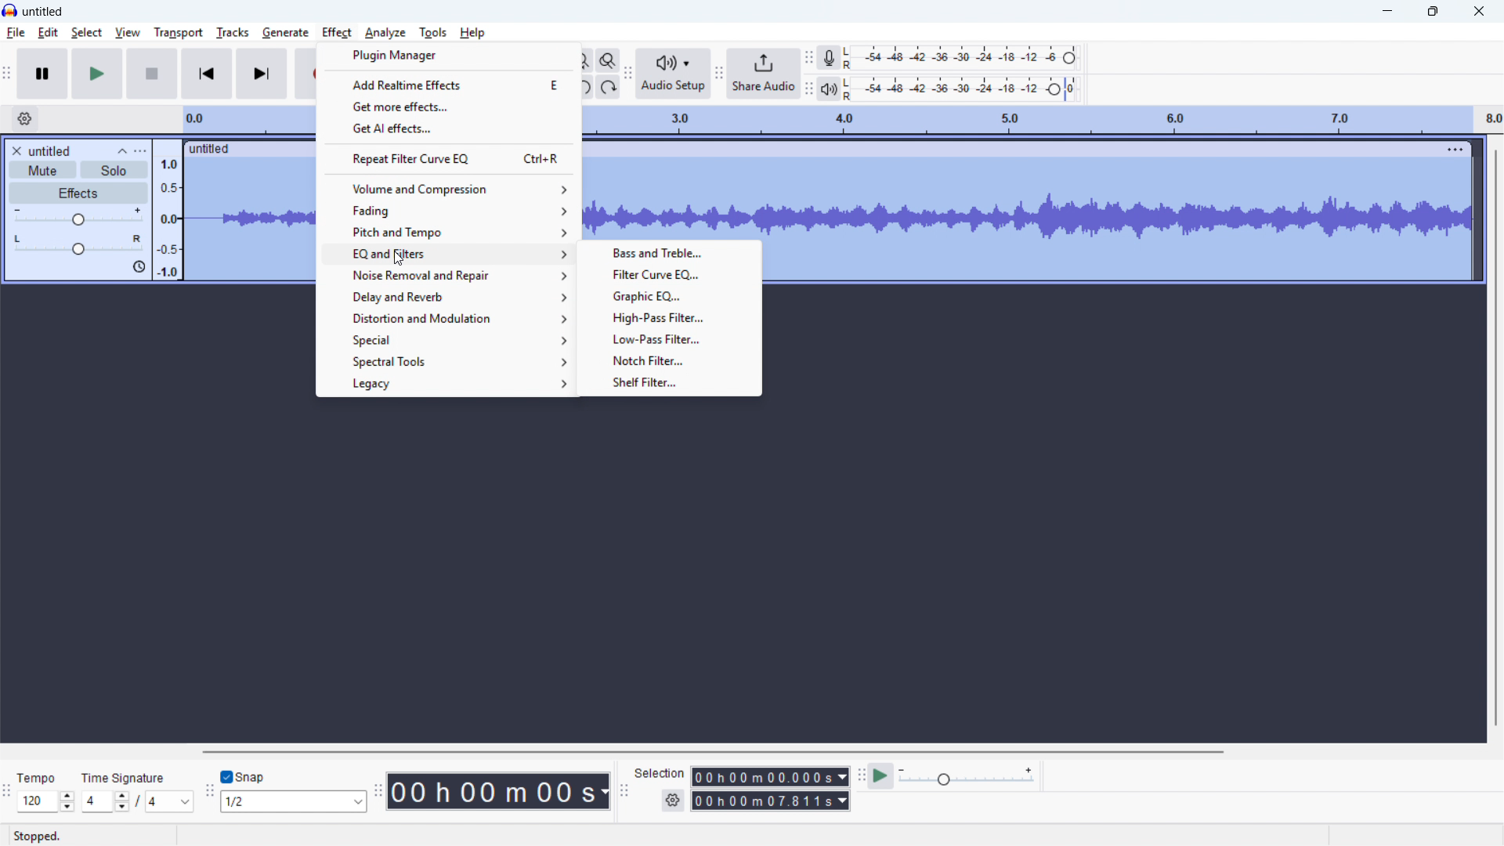 Image resolution: width=1504 pixels, height=846 pixels. I want to click on Play at speed , so click(879, 776).